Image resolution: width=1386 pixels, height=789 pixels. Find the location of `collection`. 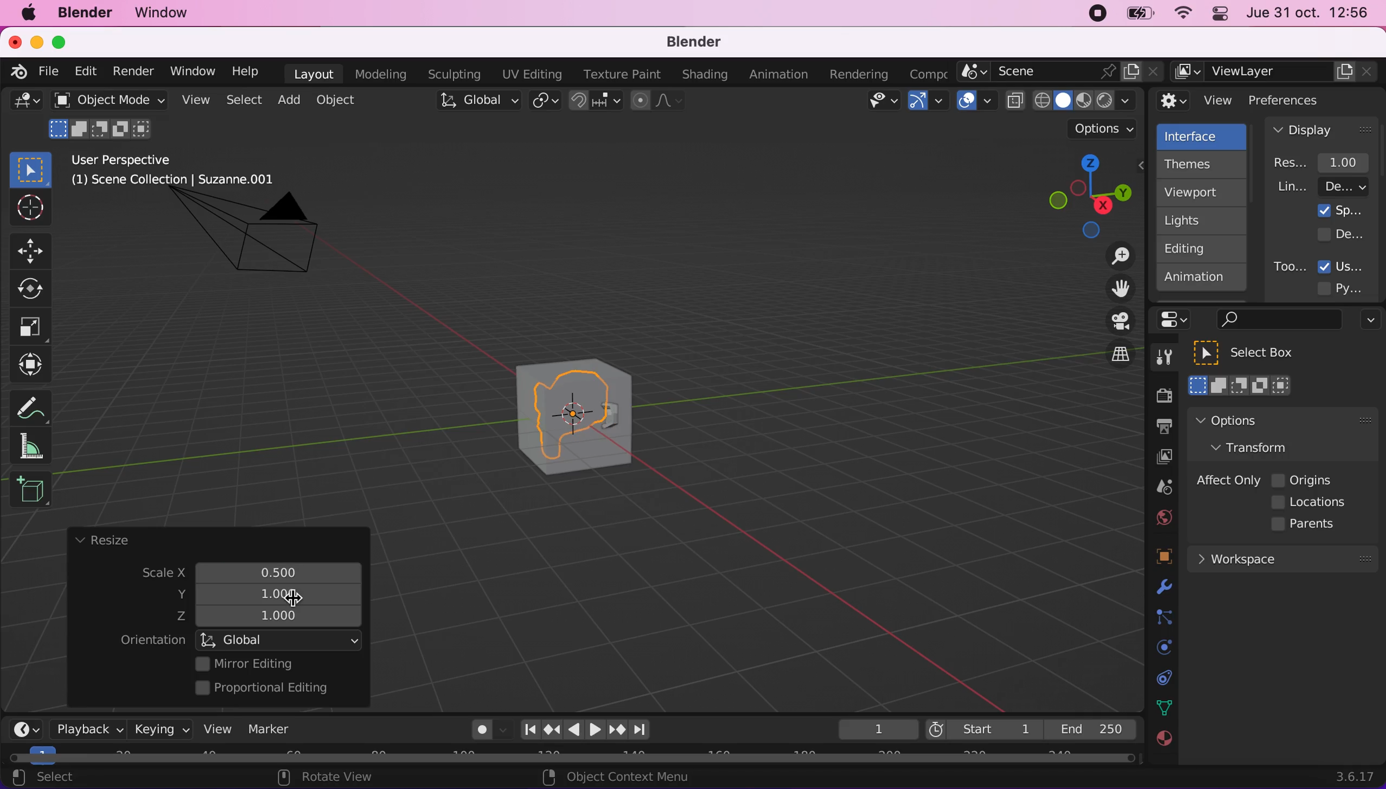

collection is located at coordinates (1161, 678).